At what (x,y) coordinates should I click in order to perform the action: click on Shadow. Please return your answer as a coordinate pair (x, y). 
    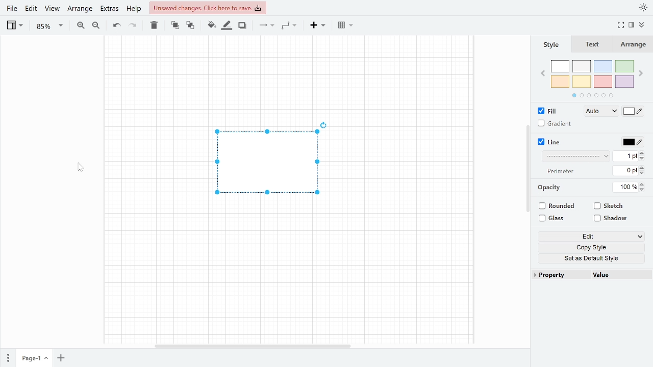
    Looking at the image, I should click on (242, 25).